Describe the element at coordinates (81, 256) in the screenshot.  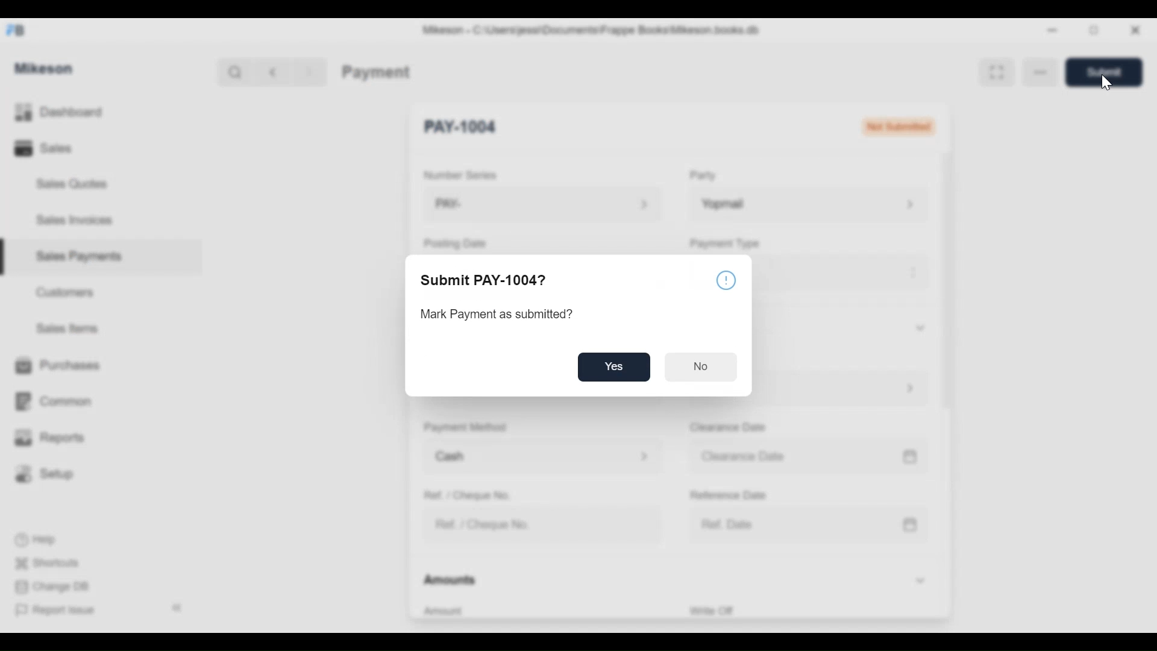
I see `Sales payments` at that location.